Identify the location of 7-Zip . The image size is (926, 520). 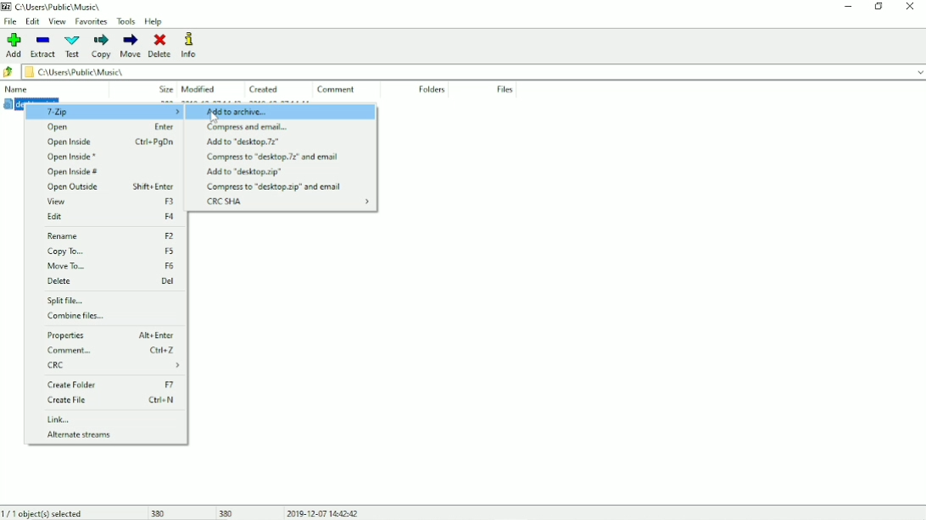
(103, 114).